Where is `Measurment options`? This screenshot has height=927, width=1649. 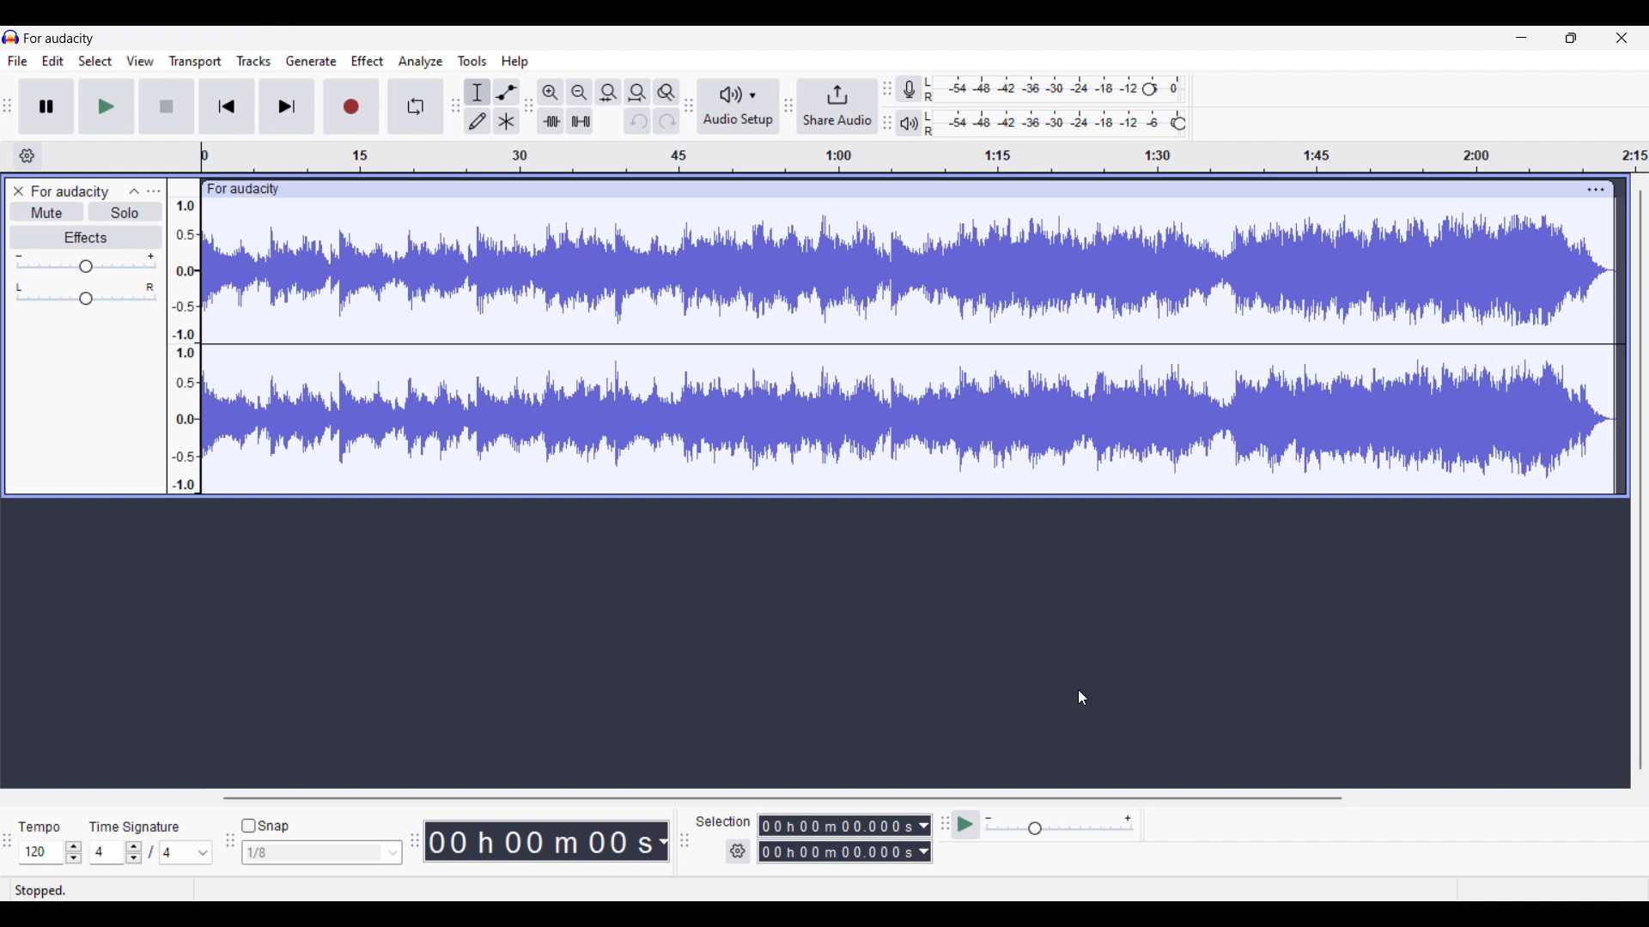
Measurment options is located at coordinates (845, 839).